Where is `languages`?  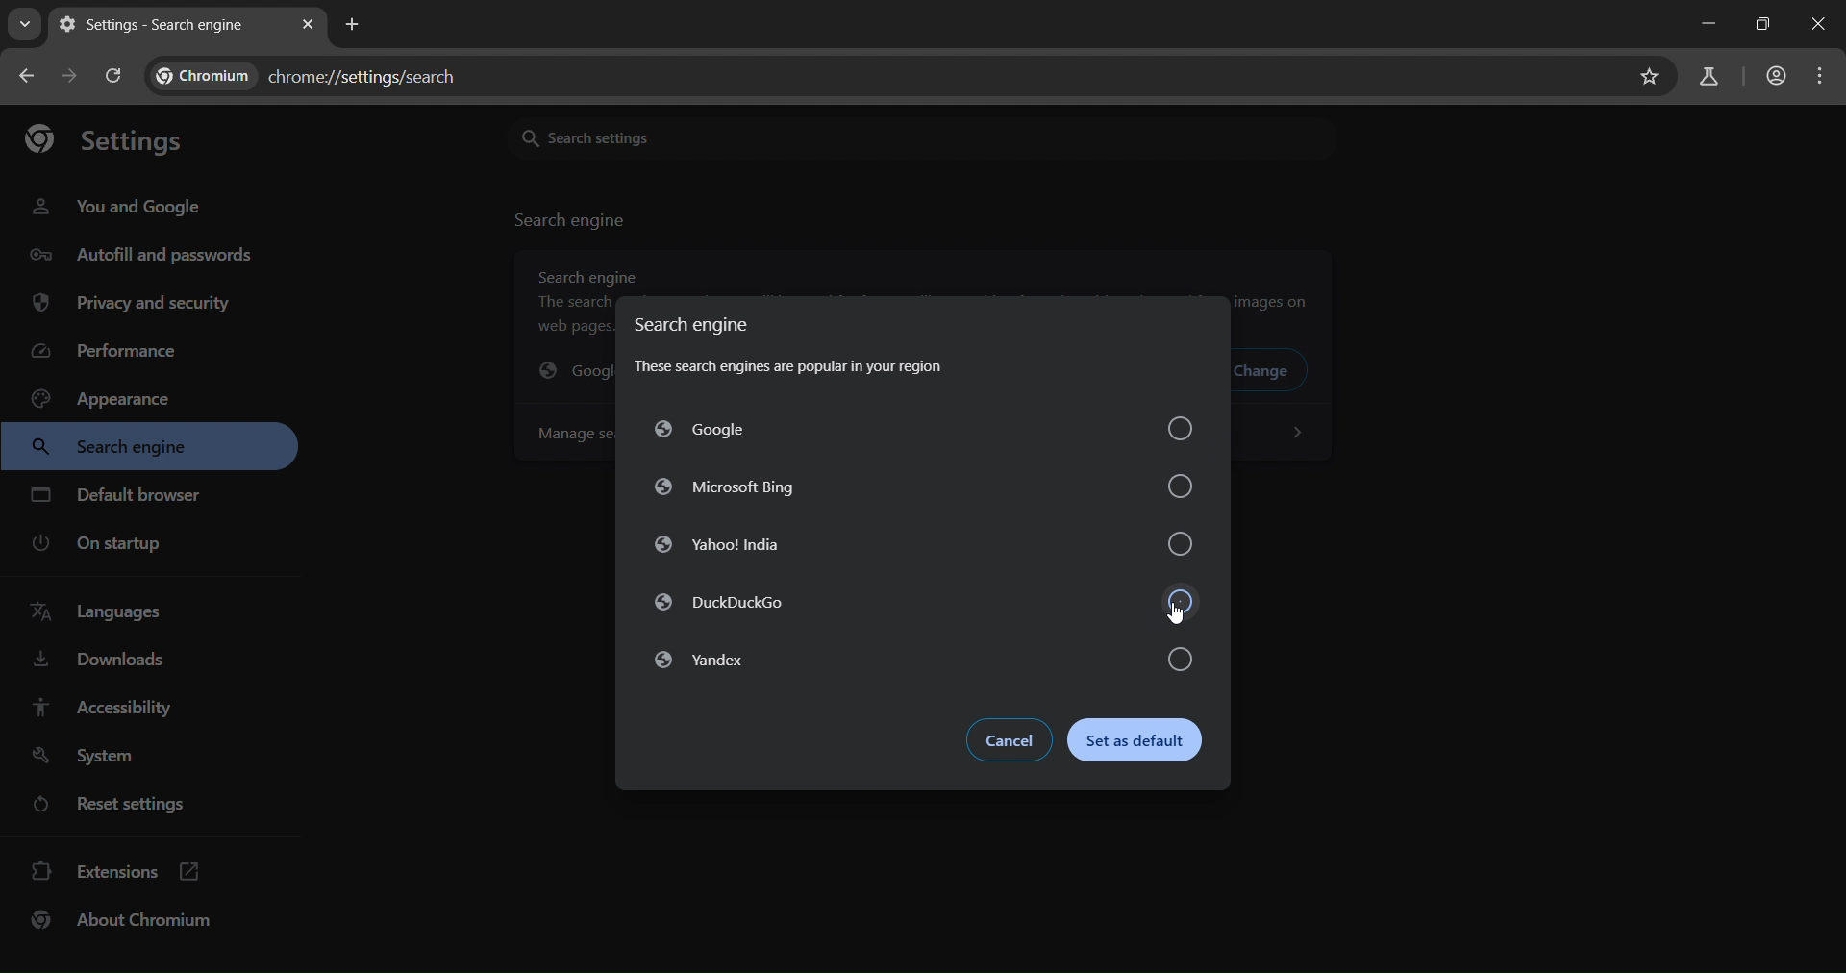 languages is located at coordinates (104, 615).